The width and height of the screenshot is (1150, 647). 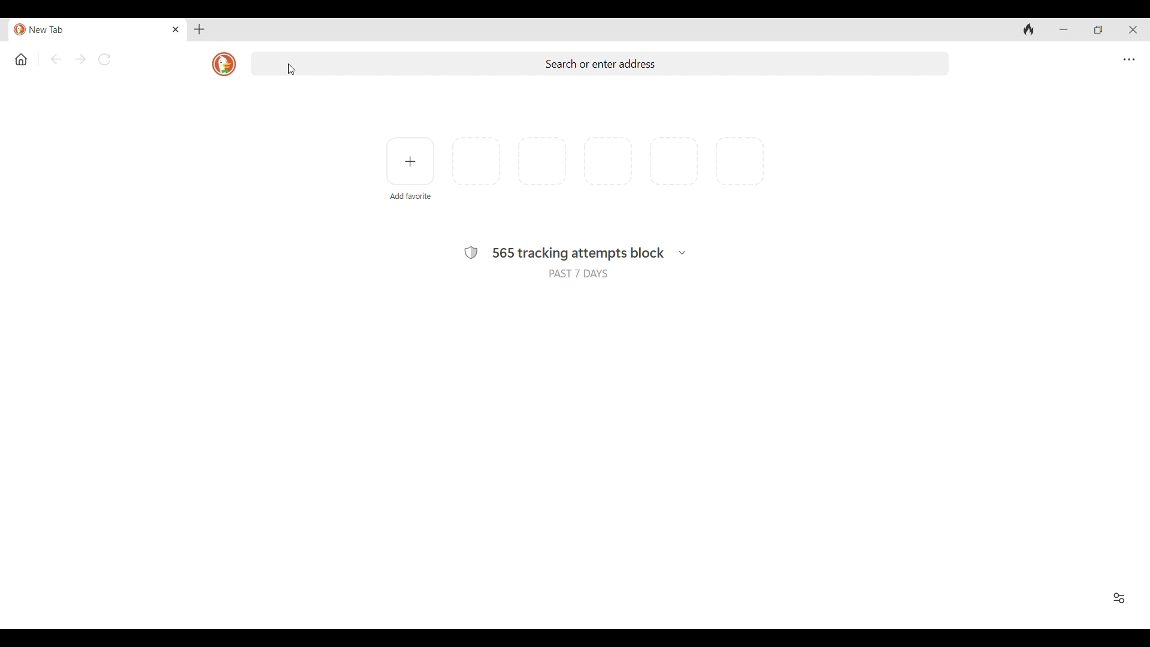 I want to click on New tab, so click(x=89, y=30).